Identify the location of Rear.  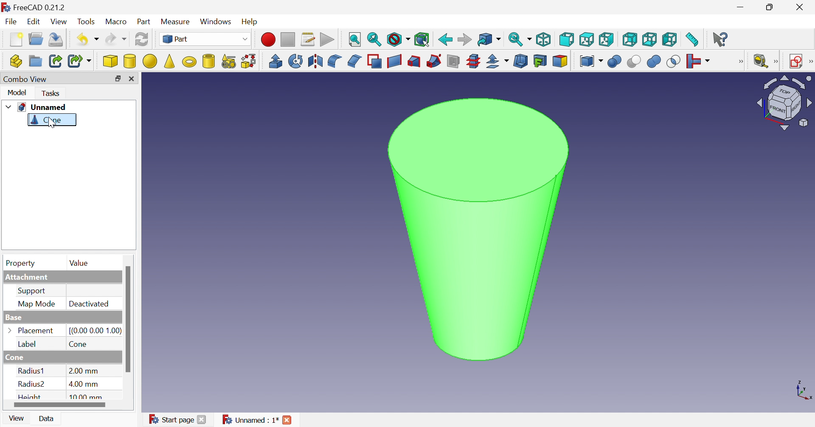
(630, 39).